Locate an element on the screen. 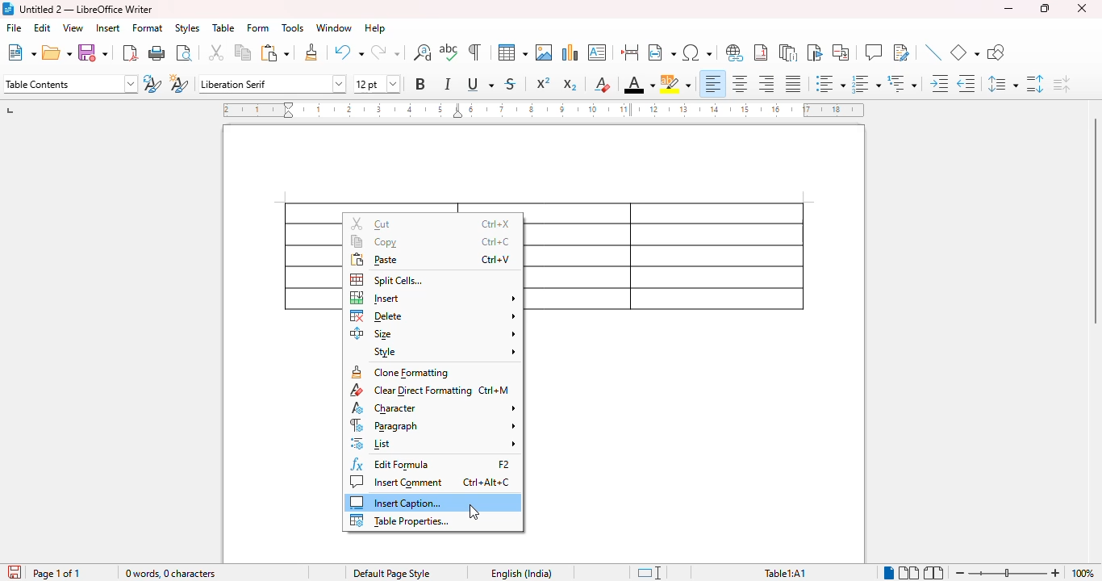  edit is located at coordinates (44, 27).